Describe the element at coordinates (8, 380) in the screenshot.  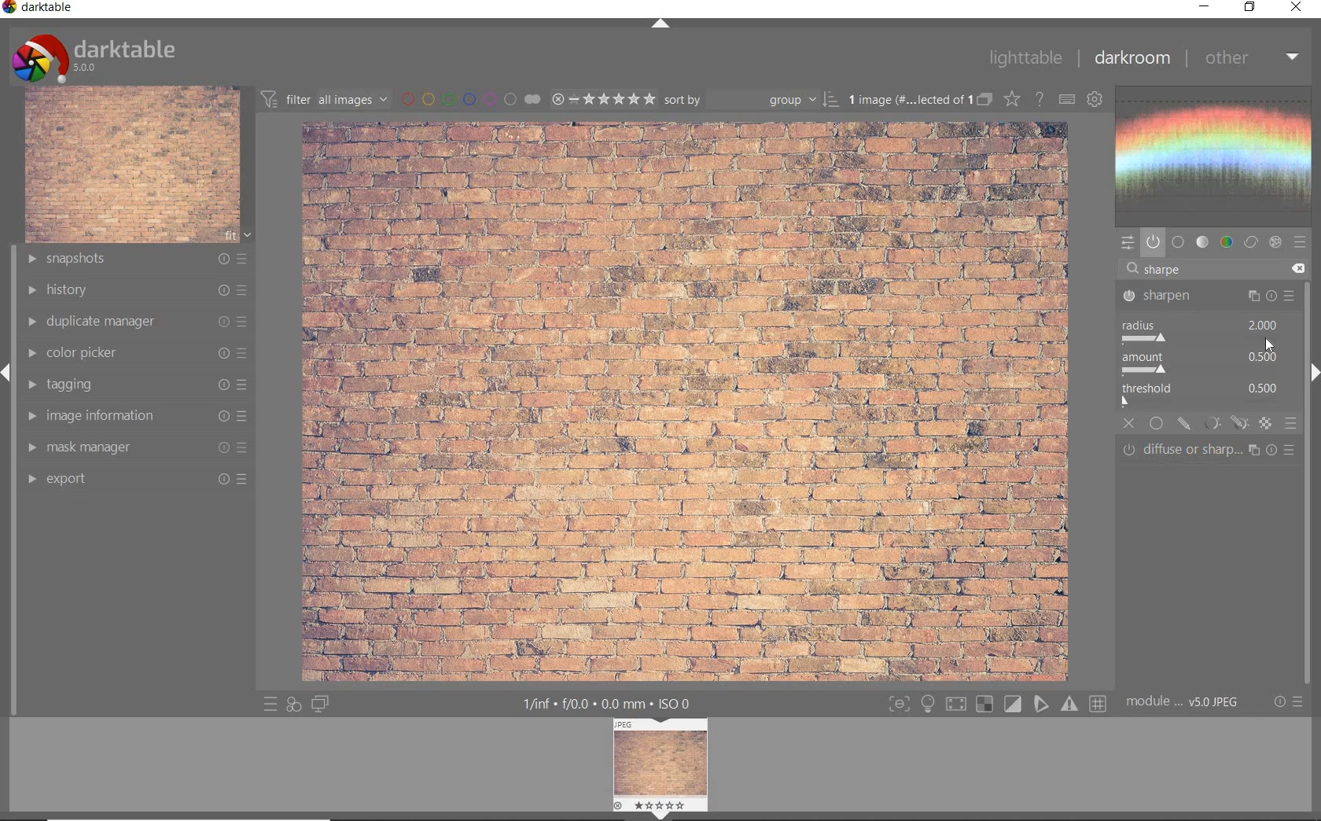
I see `previous` at that location.